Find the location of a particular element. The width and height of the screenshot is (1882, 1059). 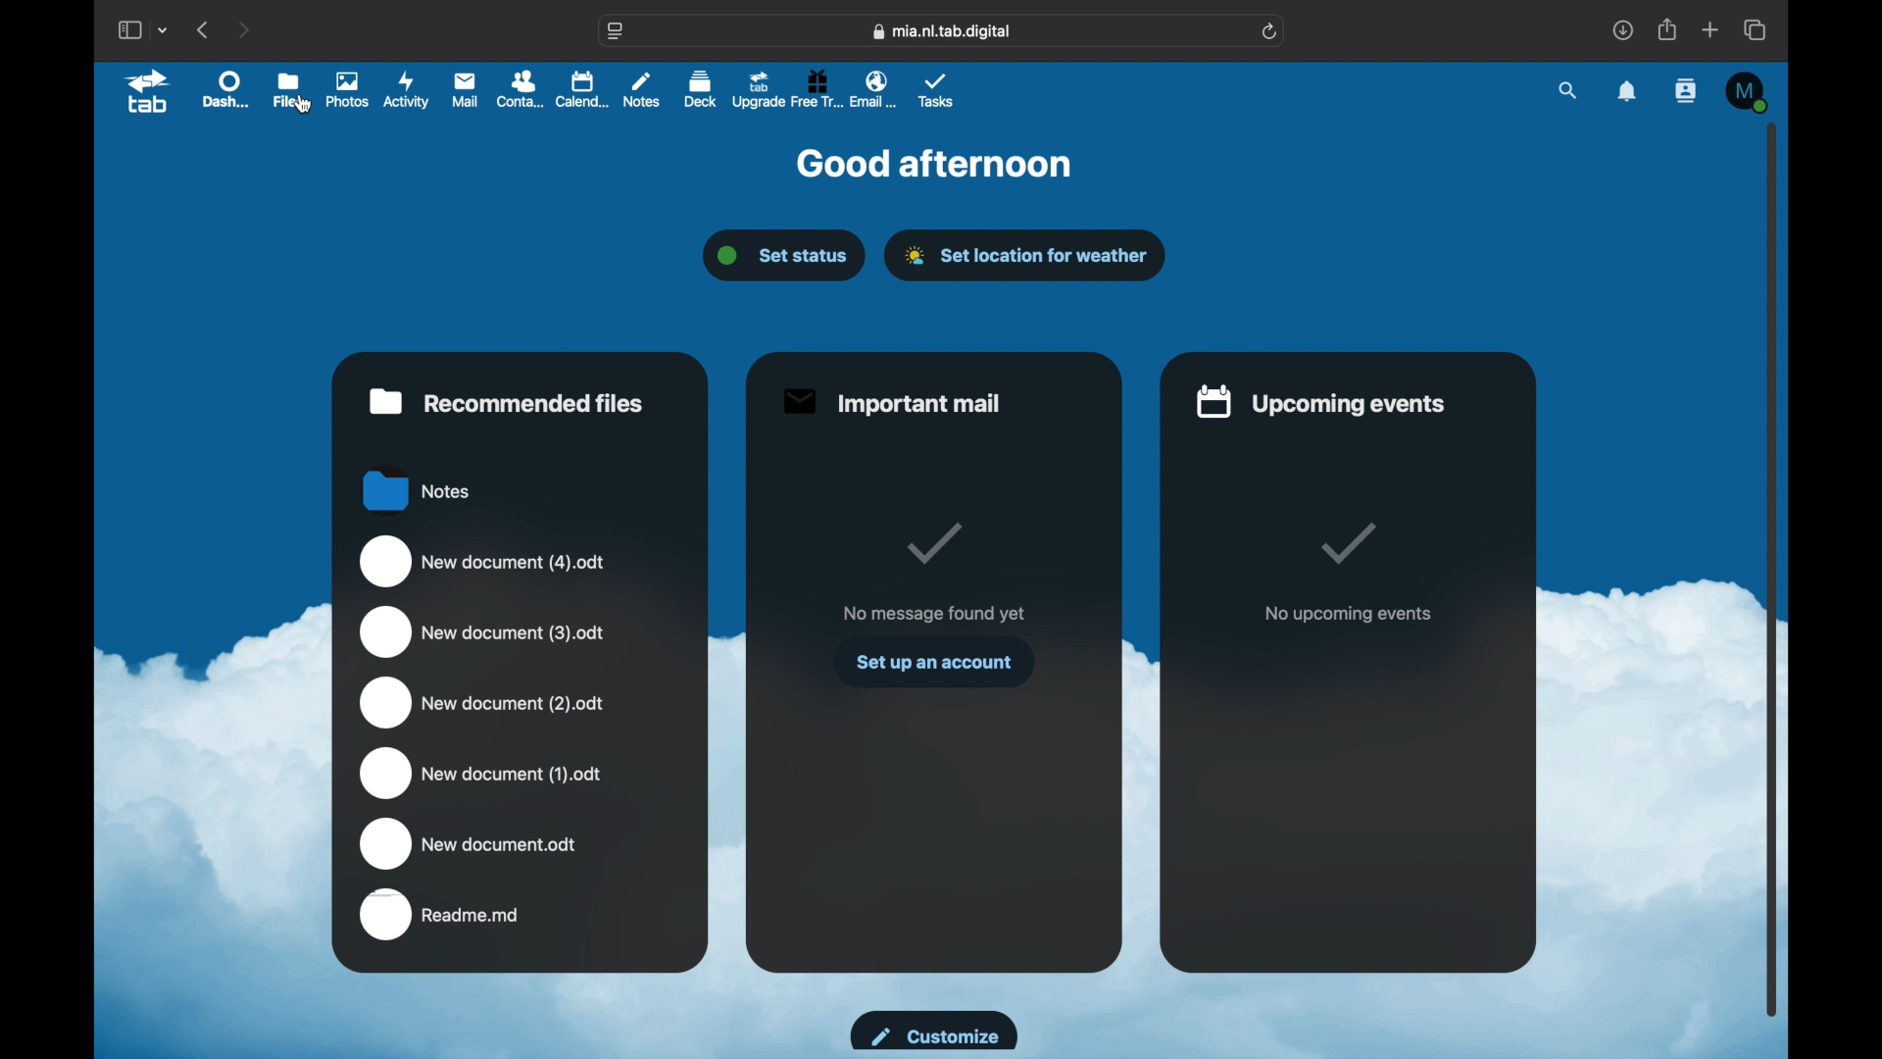

previous is located at coordinates (205, 29).